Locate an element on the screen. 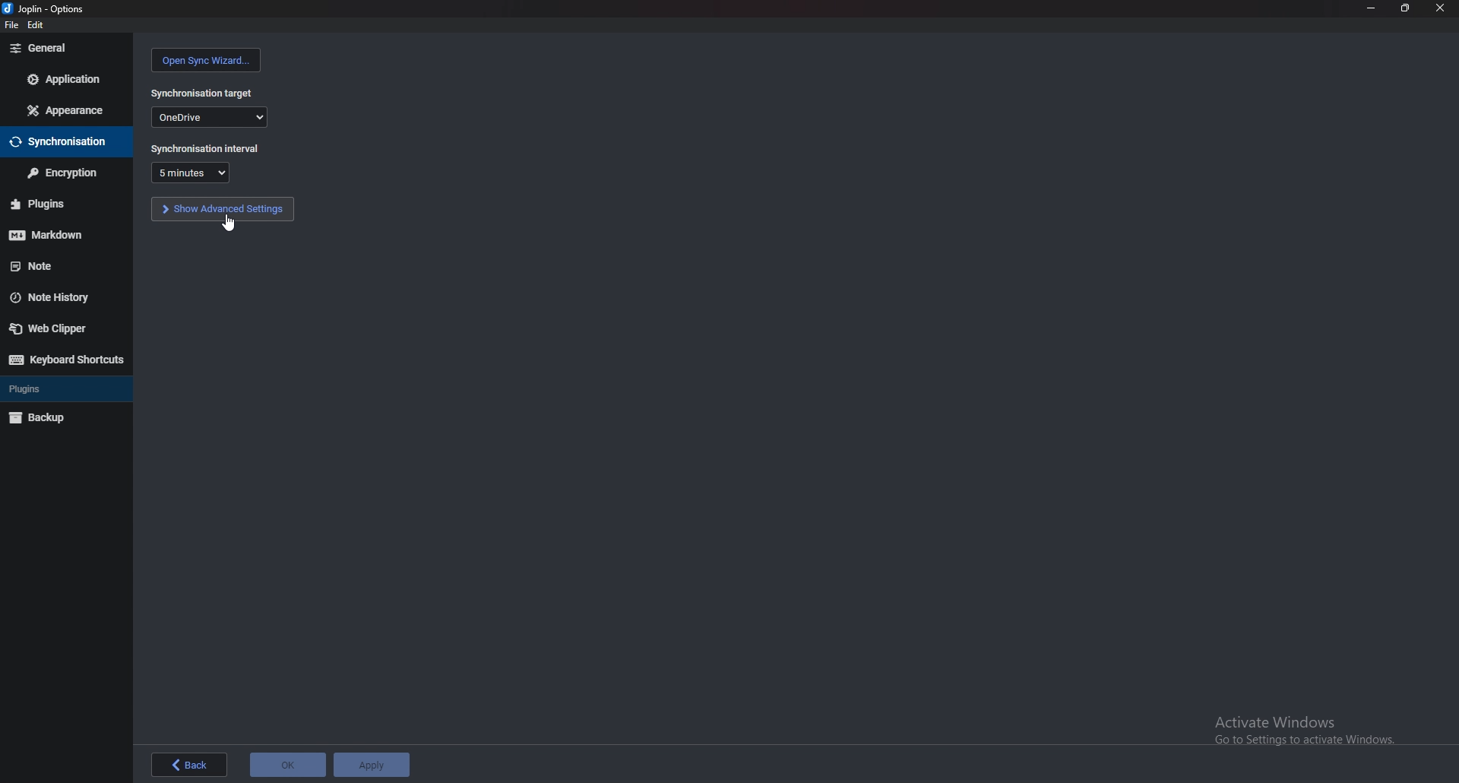 The height and width of the screenshot is (783, 1459). minimize is located at coordinates (1372, 8).